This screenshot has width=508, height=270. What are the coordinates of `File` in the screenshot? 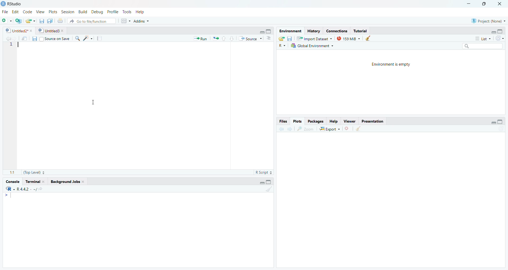 It's located at (5, 12).